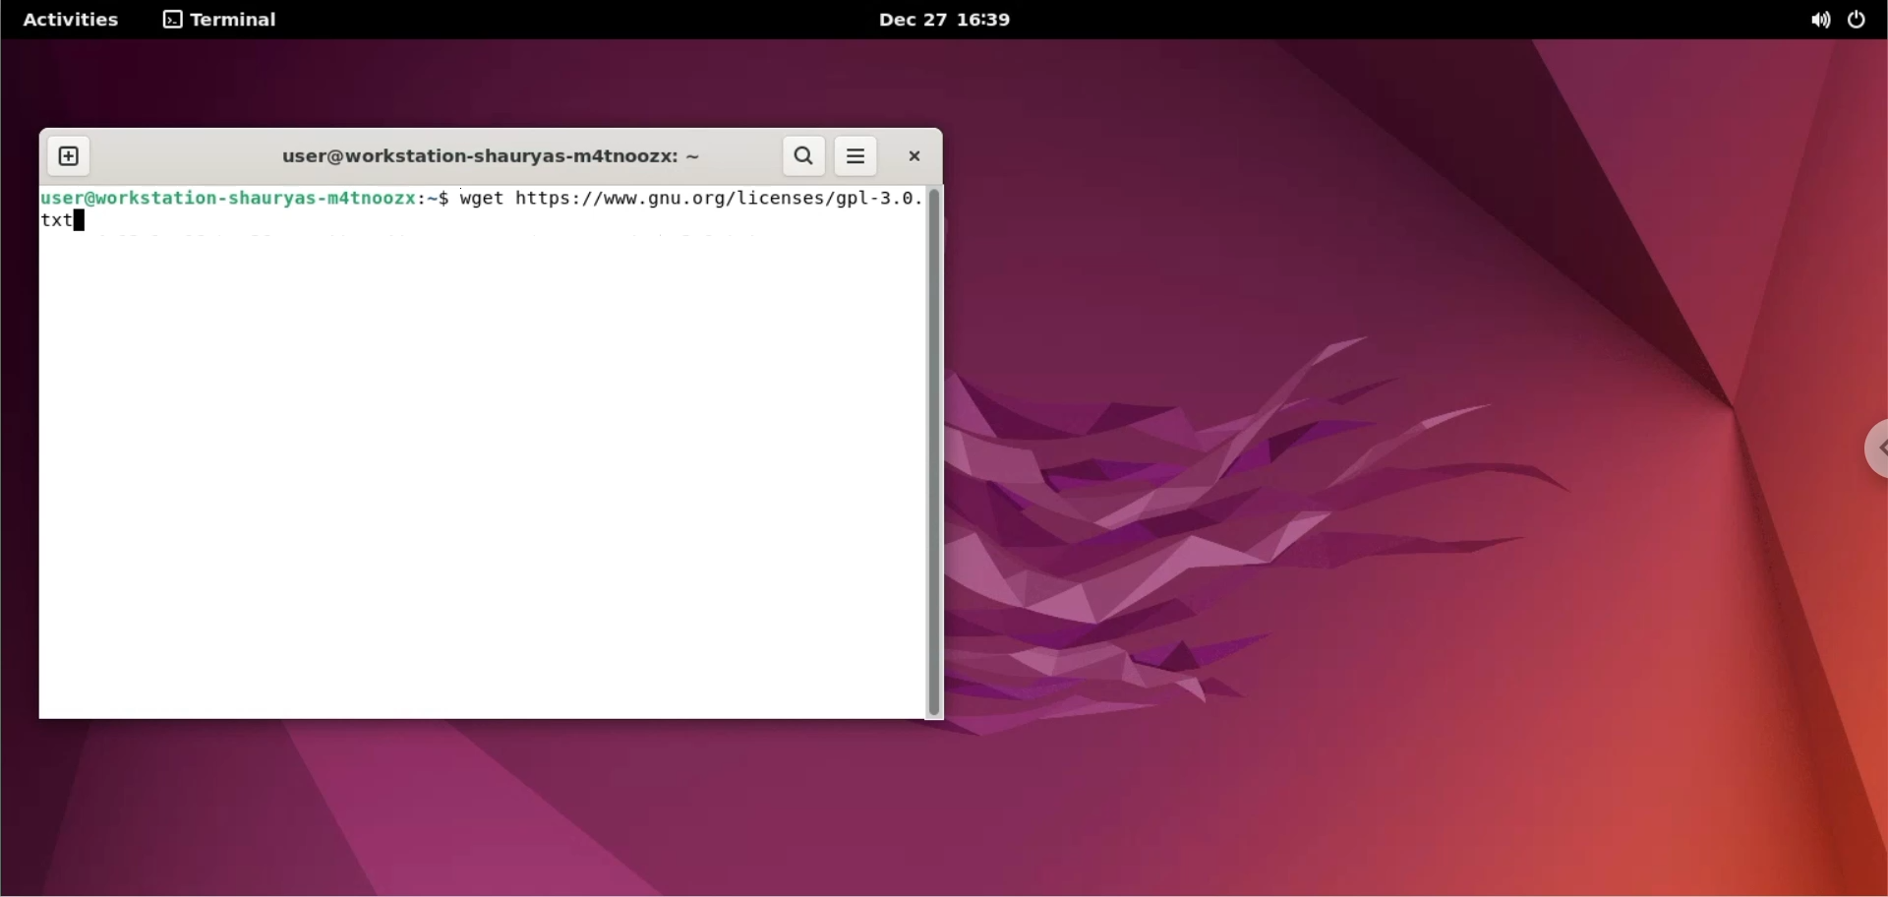  What do you see at coordinates (1810, 20) in the screenshot?
I see `Volume` at bounding box center [1810, 20].